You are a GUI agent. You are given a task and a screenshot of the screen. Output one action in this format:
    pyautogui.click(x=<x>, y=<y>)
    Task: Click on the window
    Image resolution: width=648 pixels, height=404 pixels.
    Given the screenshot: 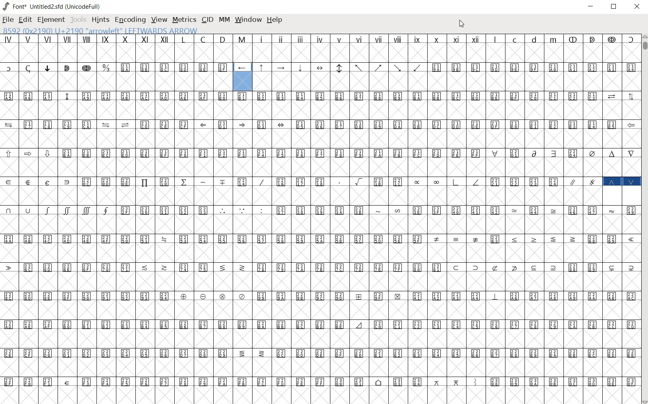 What is the action you would take?
    pyautogui.click(x=249, y=20)
    